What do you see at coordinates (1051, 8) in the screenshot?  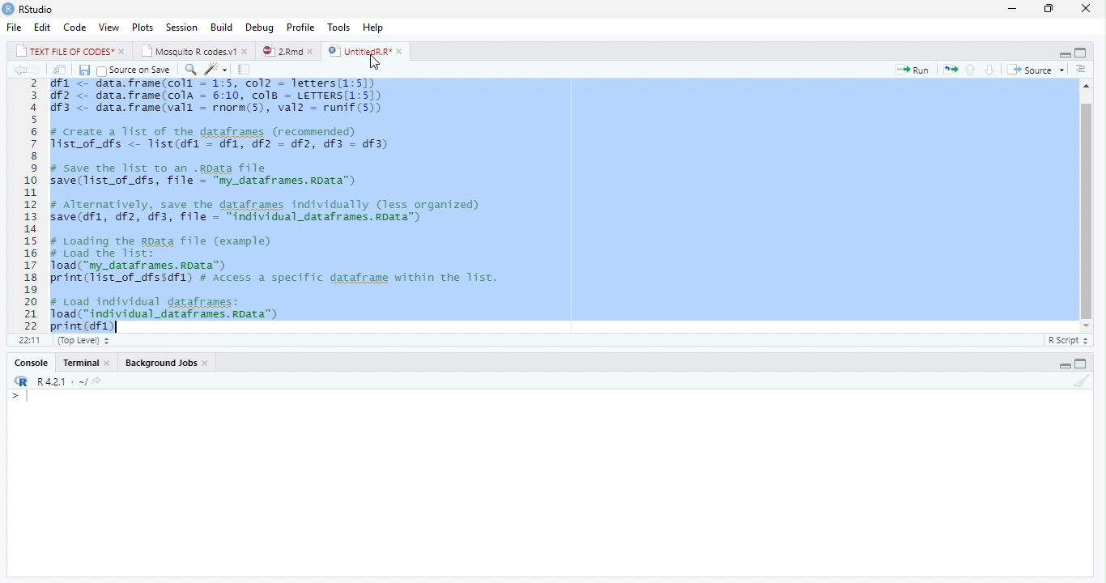 I see `Maximize` at bounding box center [1051, 8].